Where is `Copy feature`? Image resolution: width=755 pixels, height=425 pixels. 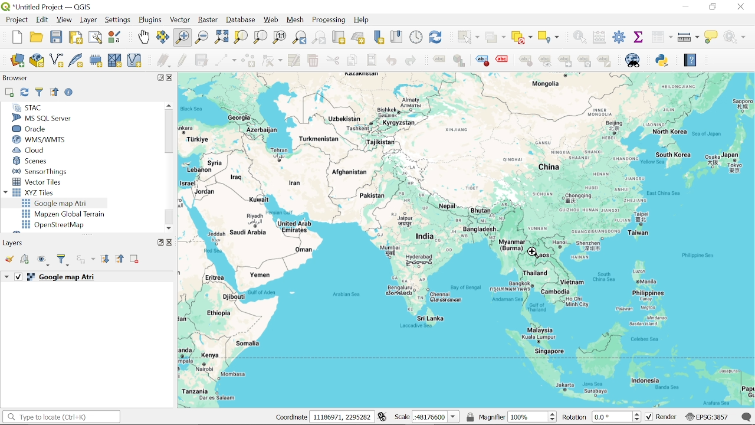 Copy feature is located at coordinates (352, 61).